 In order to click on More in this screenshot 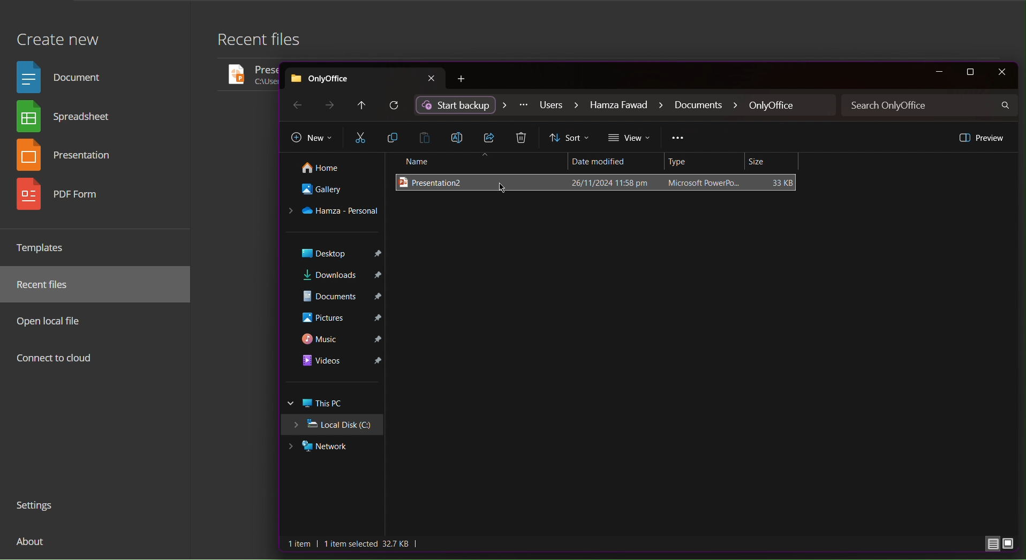, I will do `click(678, 139)`.